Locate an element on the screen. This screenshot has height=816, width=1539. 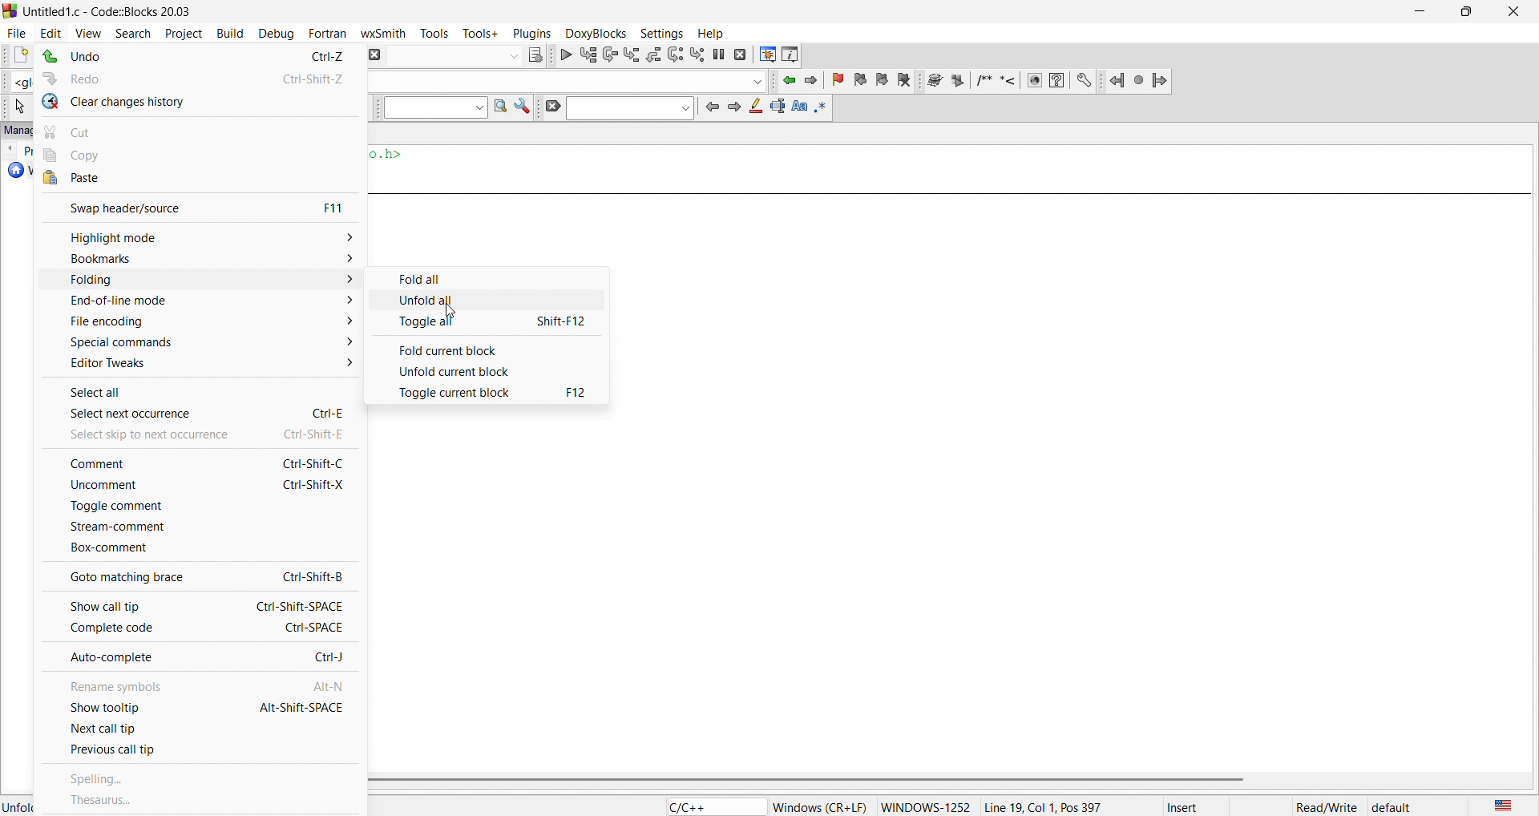
complete code is located at coordinates (200, 628).